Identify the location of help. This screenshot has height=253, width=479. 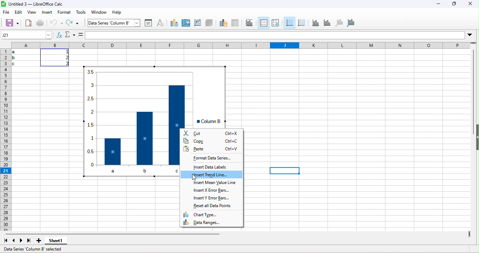
(119, 13).